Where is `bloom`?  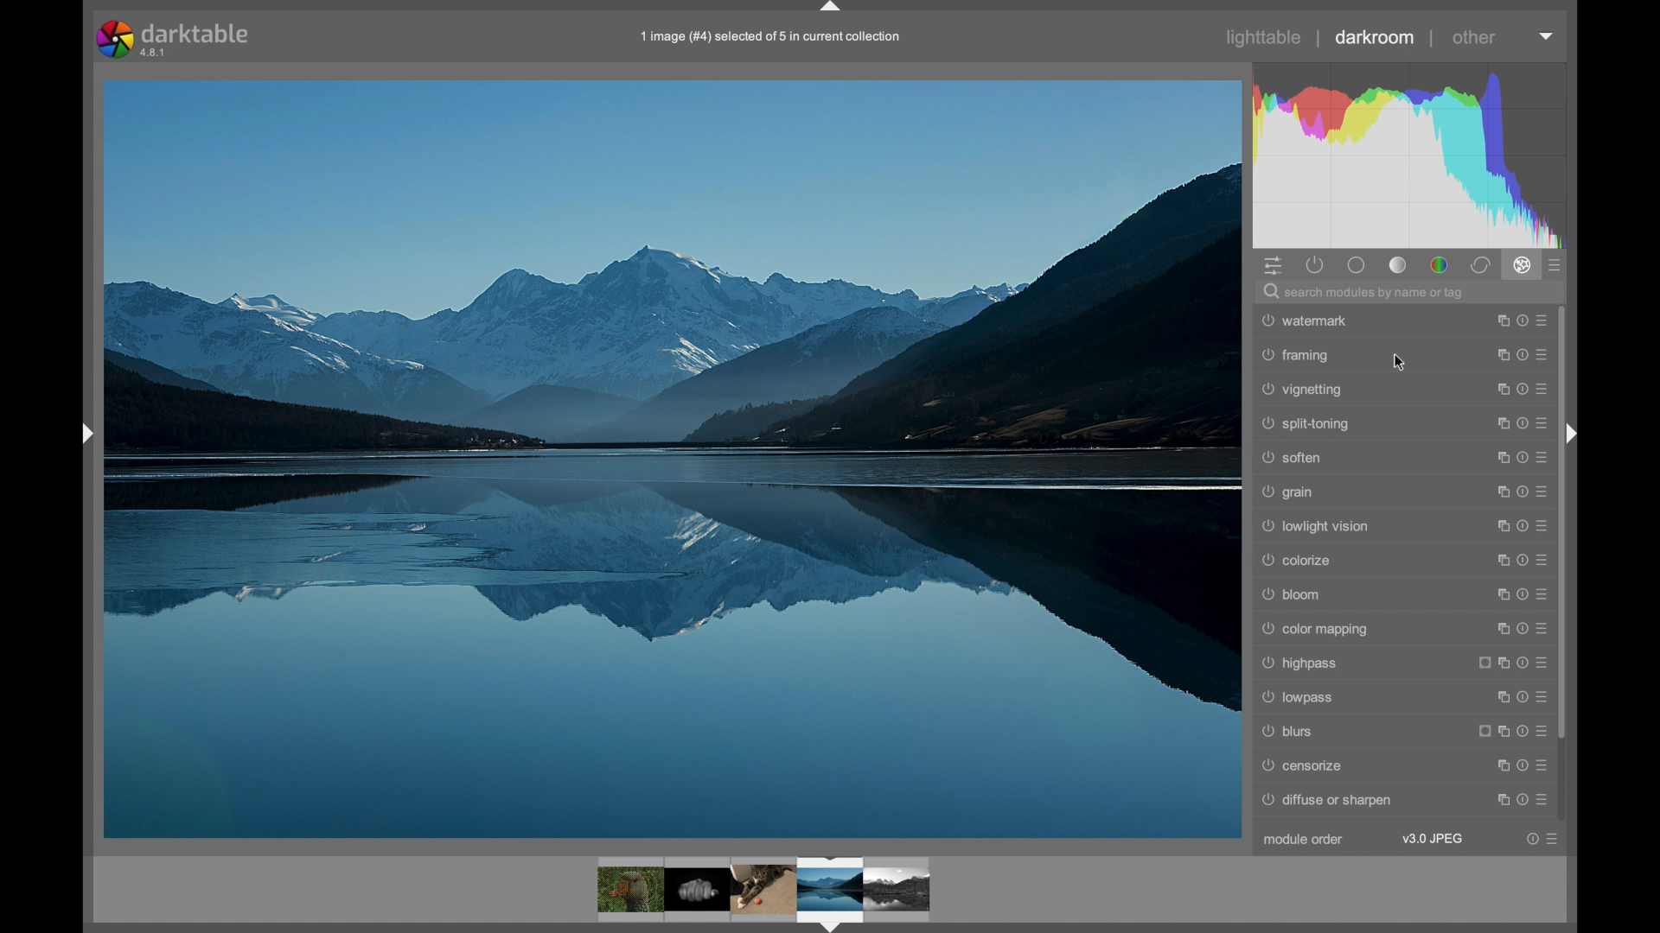
bloom is located at coordinates (1292, 595).